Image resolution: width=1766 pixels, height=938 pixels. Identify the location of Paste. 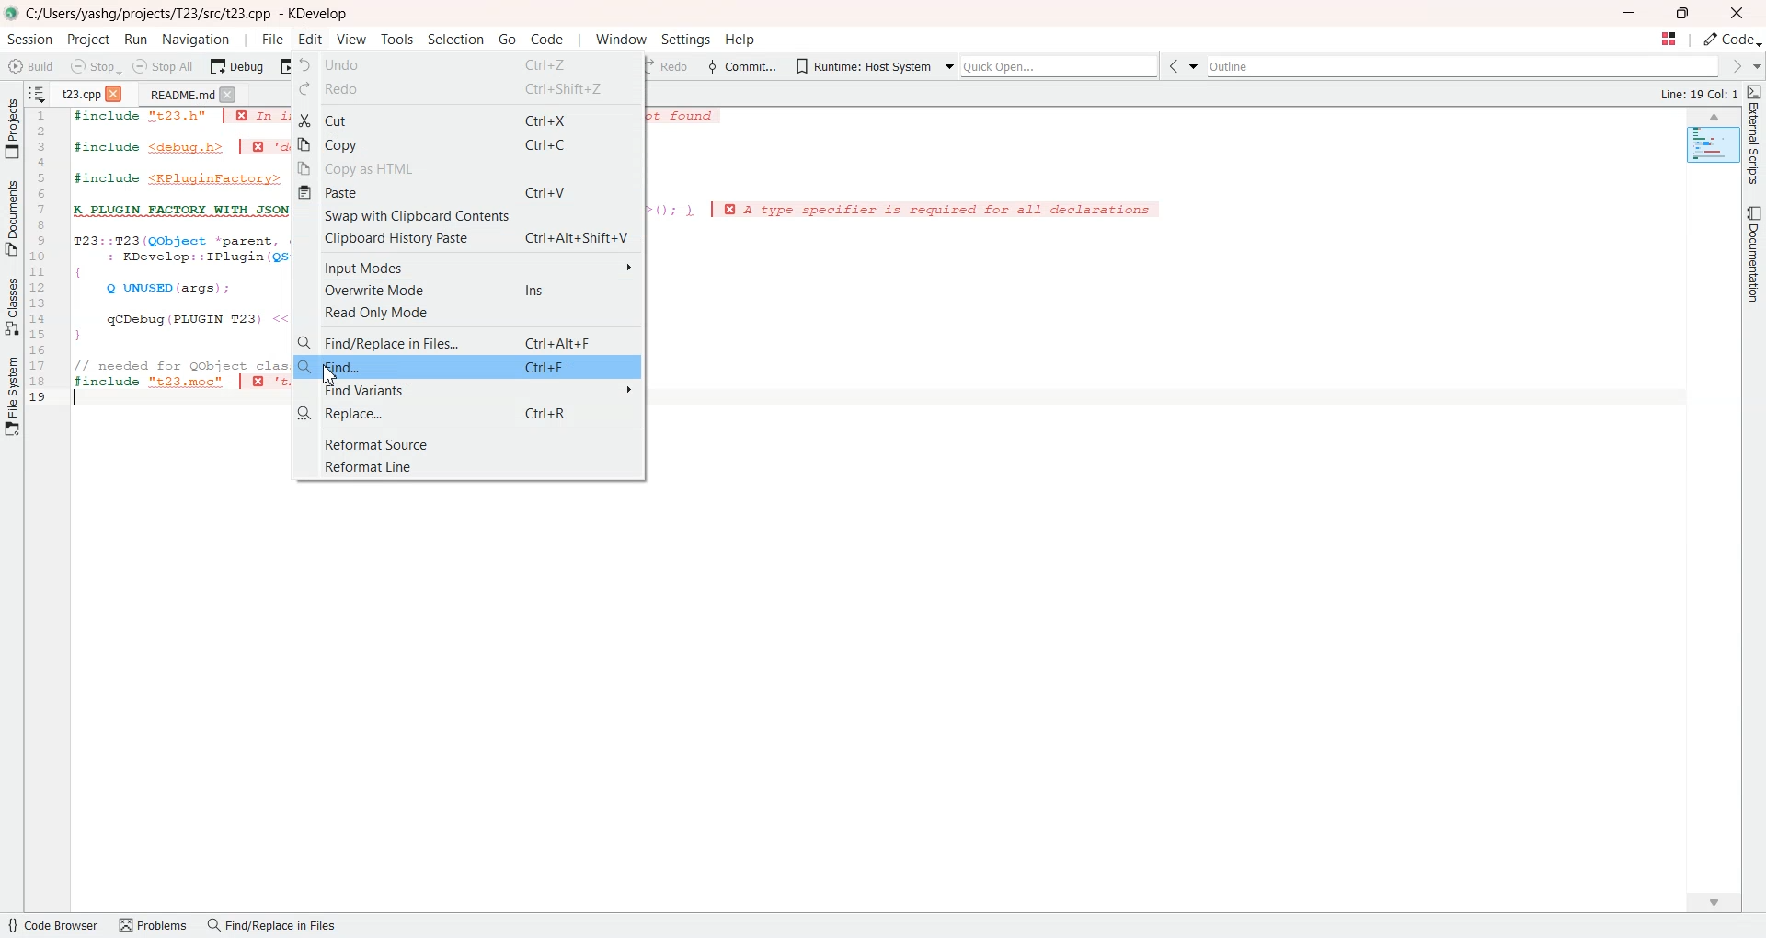
(469, 194).